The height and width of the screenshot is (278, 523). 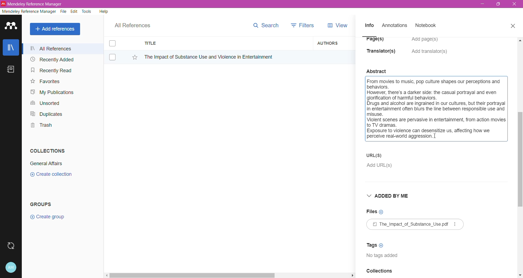 I want to click on Account and Help, so click(x=15, y=268).